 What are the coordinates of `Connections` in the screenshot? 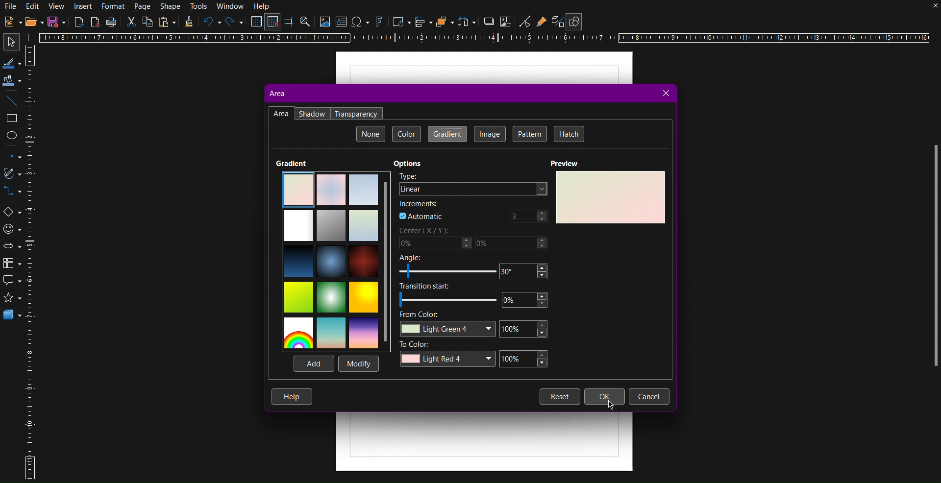 It's located at (11, 192).